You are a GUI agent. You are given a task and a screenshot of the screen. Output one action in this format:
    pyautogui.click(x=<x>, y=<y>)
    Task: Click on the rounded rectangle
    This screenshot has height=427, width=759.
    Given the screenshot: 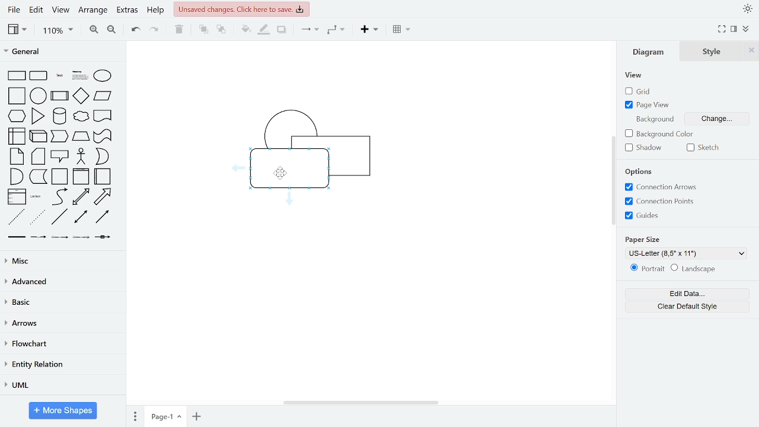 What is the action you would take?
    pyautogui.click(x=39, y=76)
    